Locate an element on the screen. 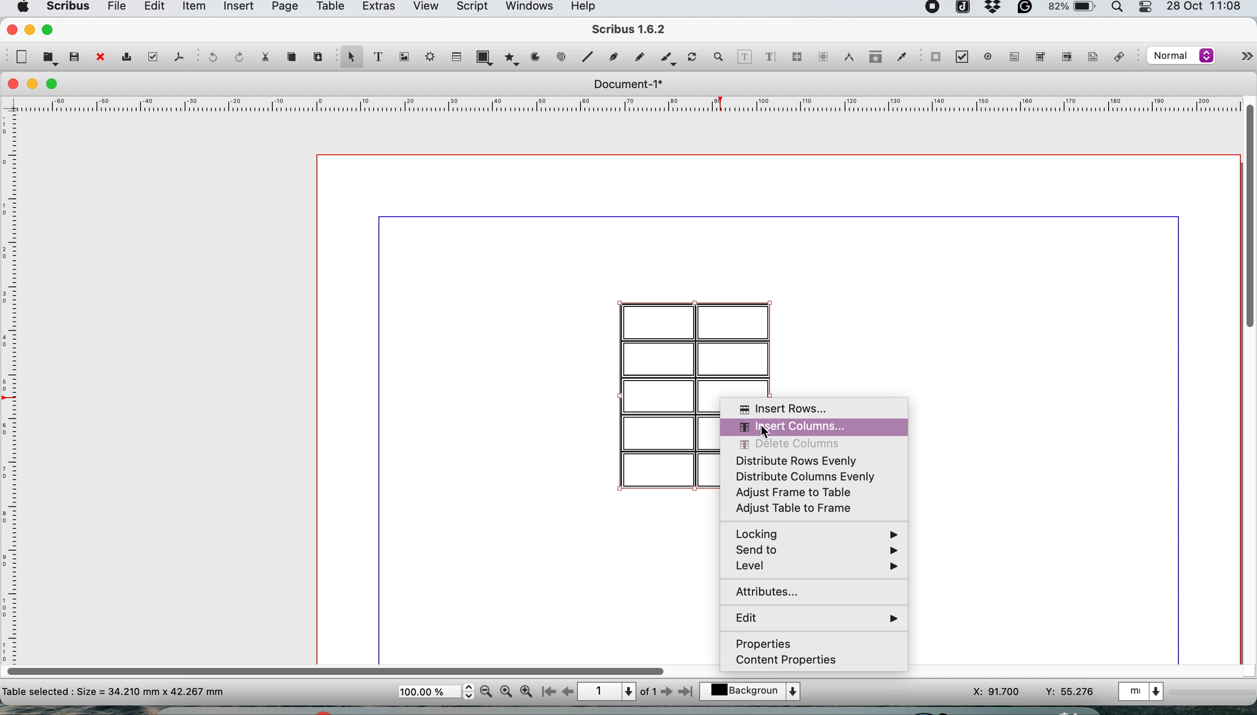 Image resolution: width=1257 pixels, height=715 pixels. battery is located at coordinates (1071, 9).